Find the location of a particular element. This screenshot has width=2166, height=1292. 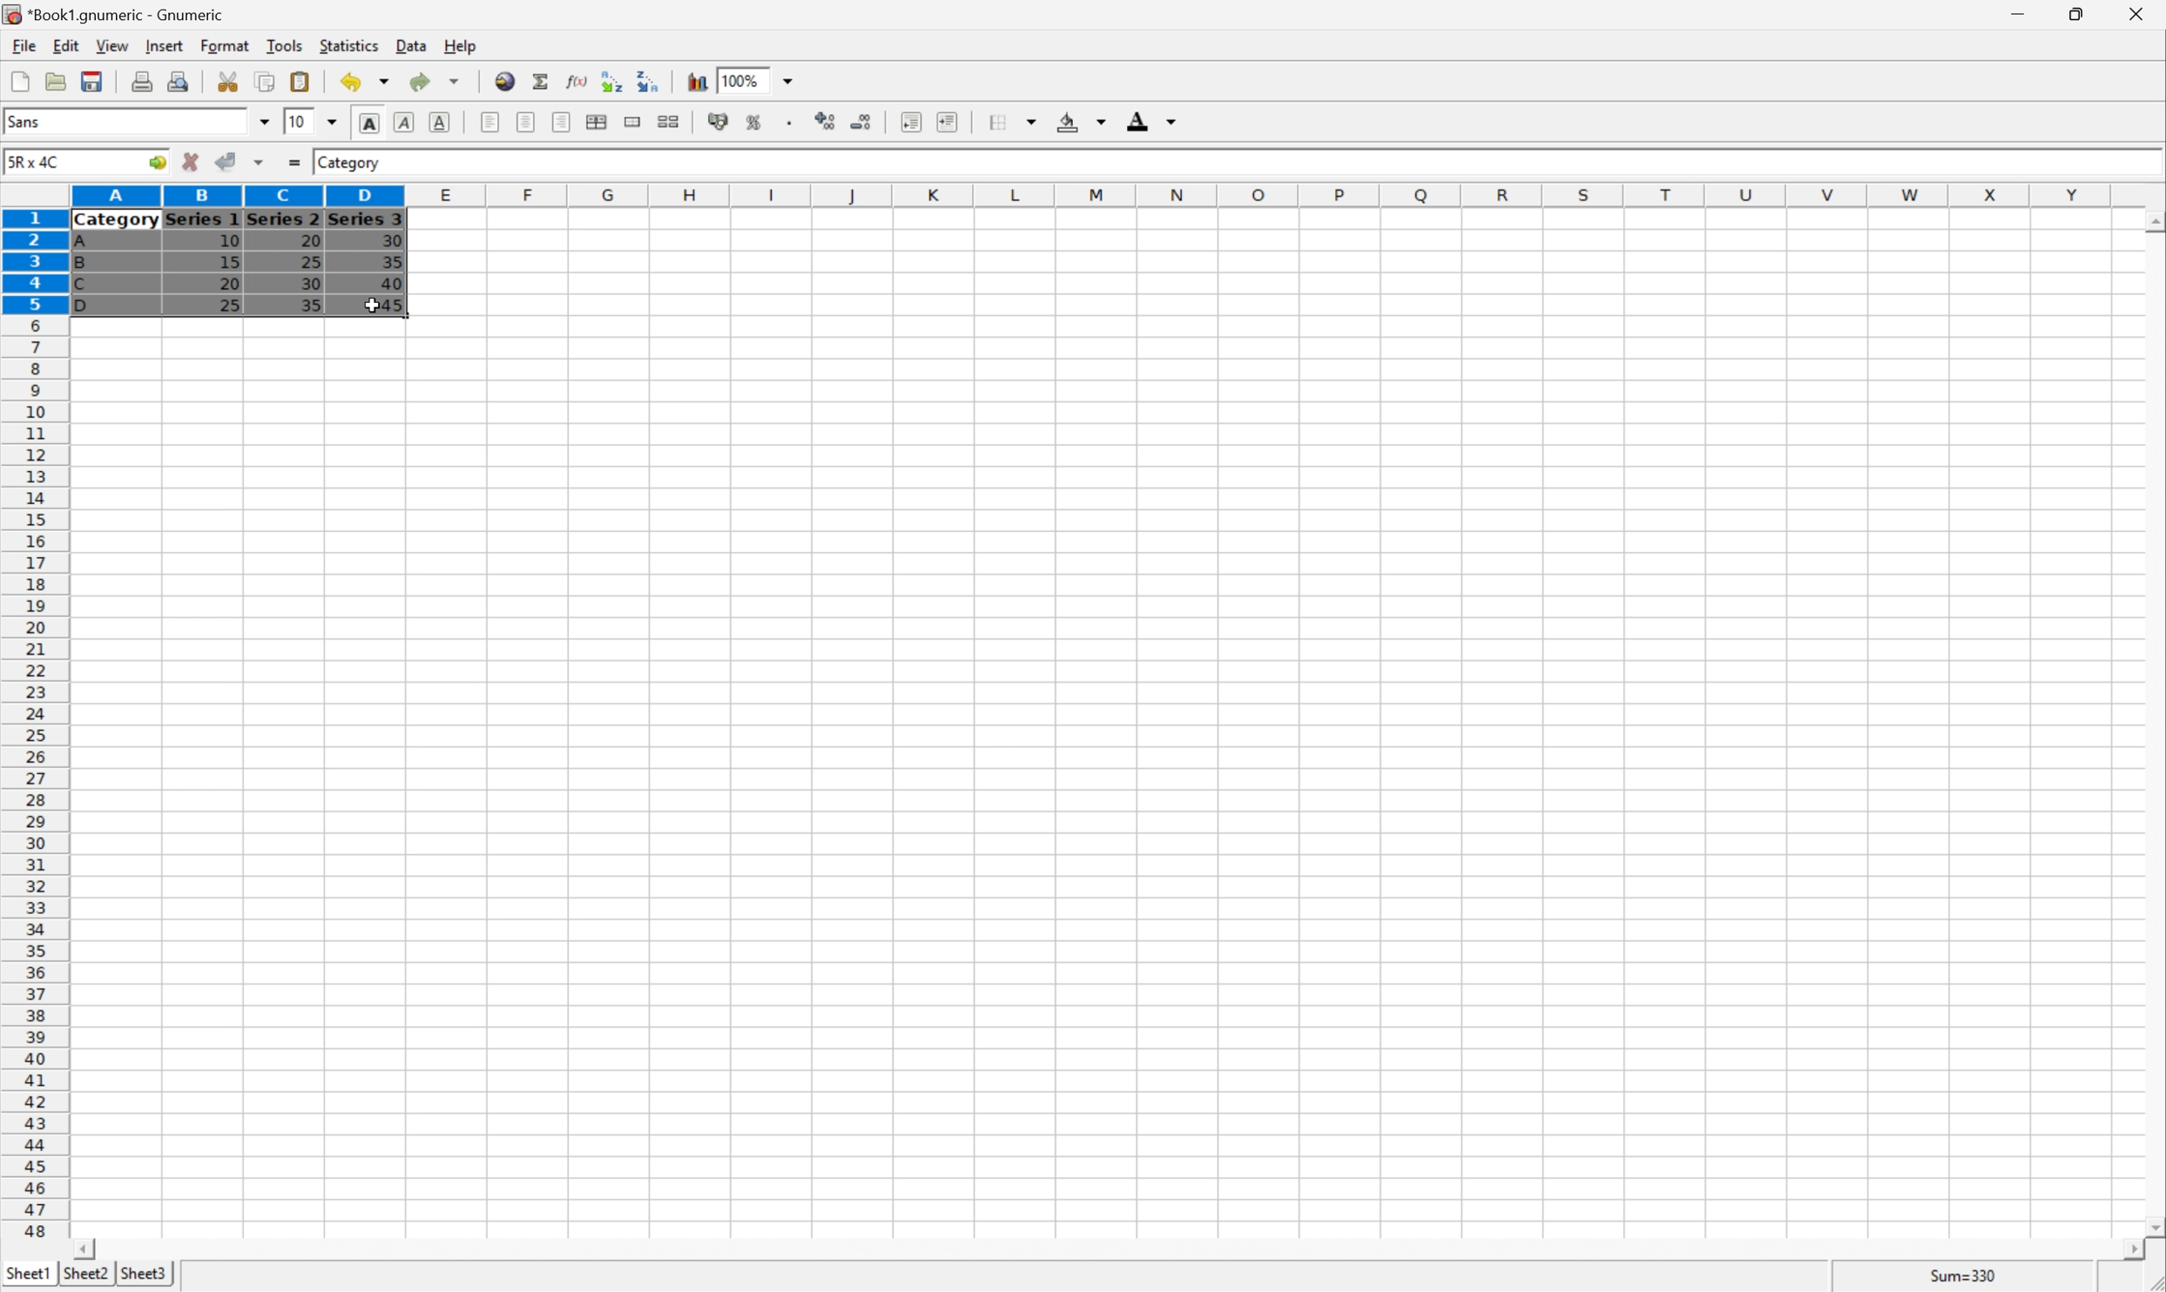

Data is located at coordinates (413, 44).